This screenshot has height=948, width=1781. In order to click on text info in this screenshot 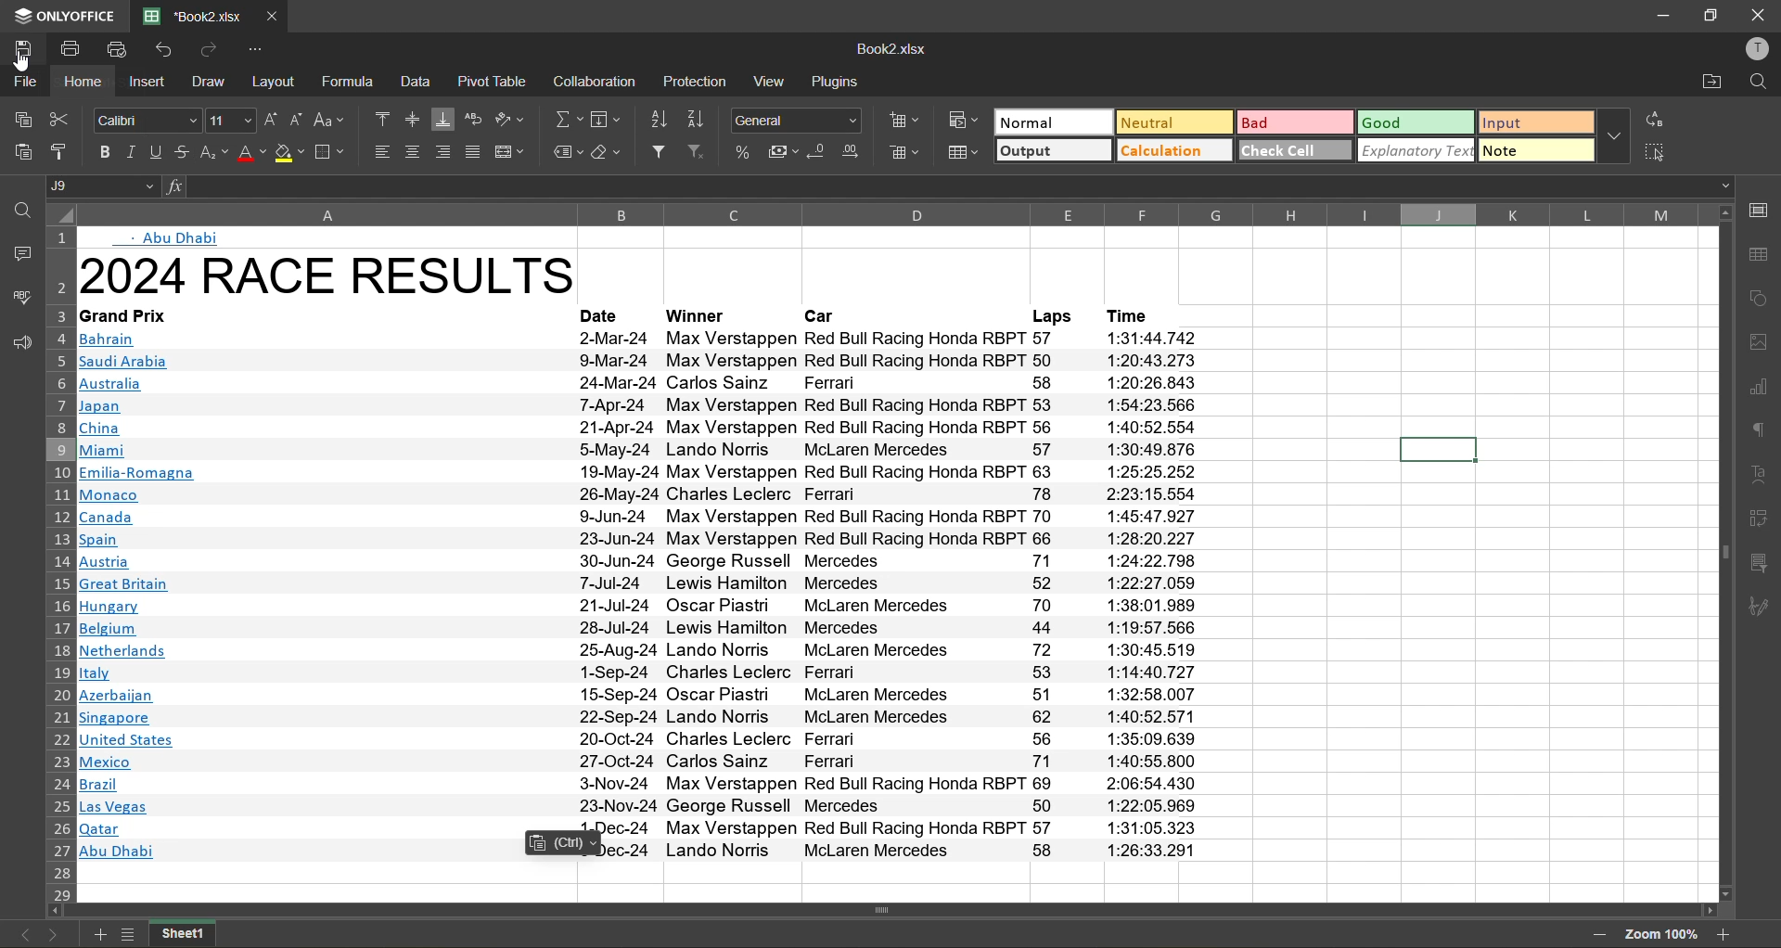, I will do `click(640, 472)`.